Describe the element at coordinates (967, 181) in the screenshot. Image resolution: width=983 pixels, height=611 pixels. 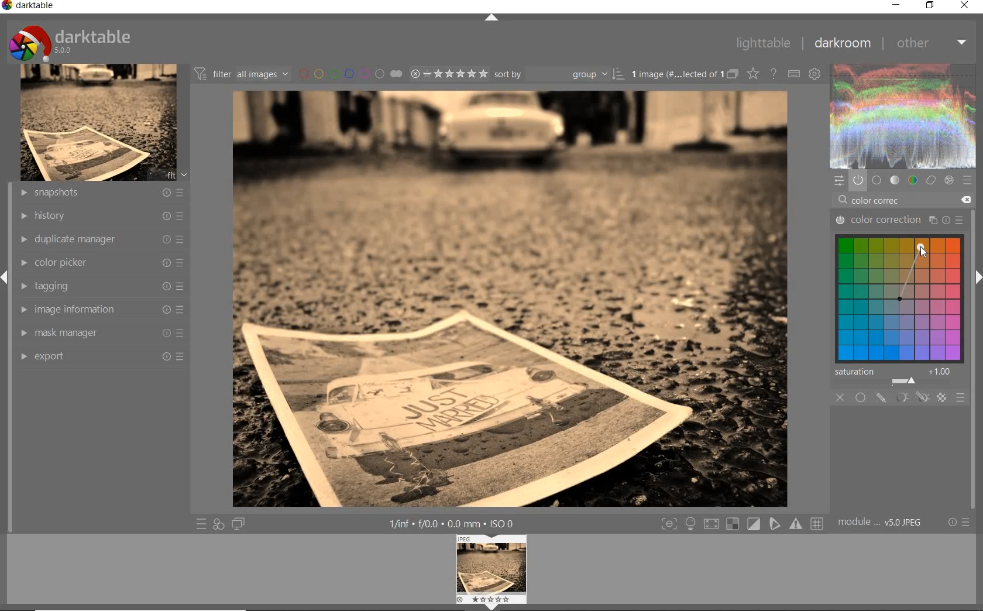
I see `preset ` at that location.